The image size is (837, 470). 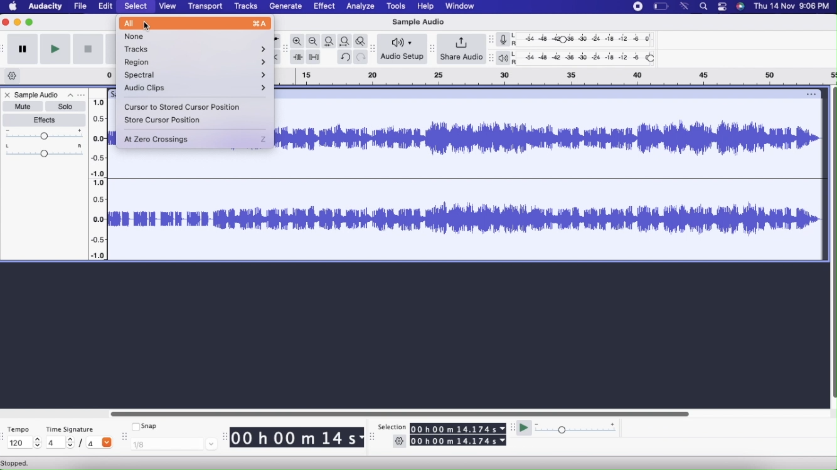 I want to click on Stop, so click(x=637, y=7).